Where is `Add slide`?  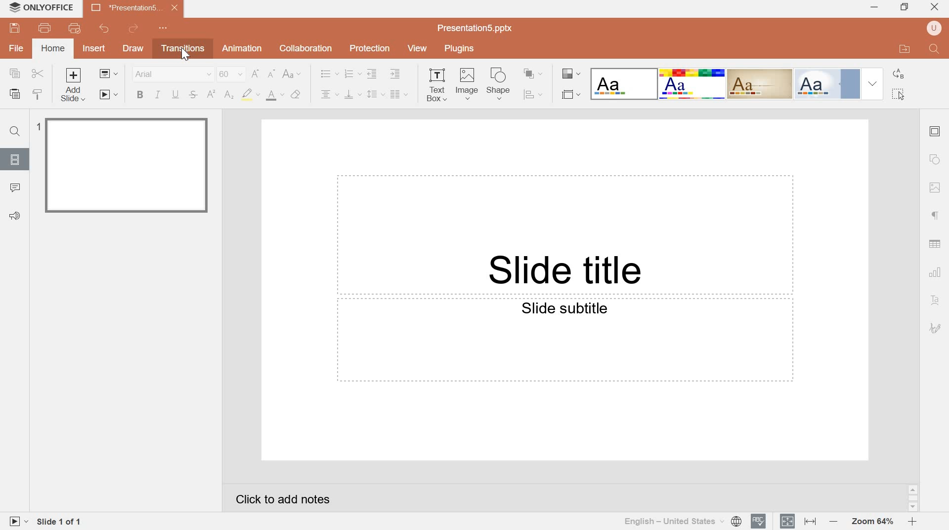
Add slide is located at coordinates (74, 86).